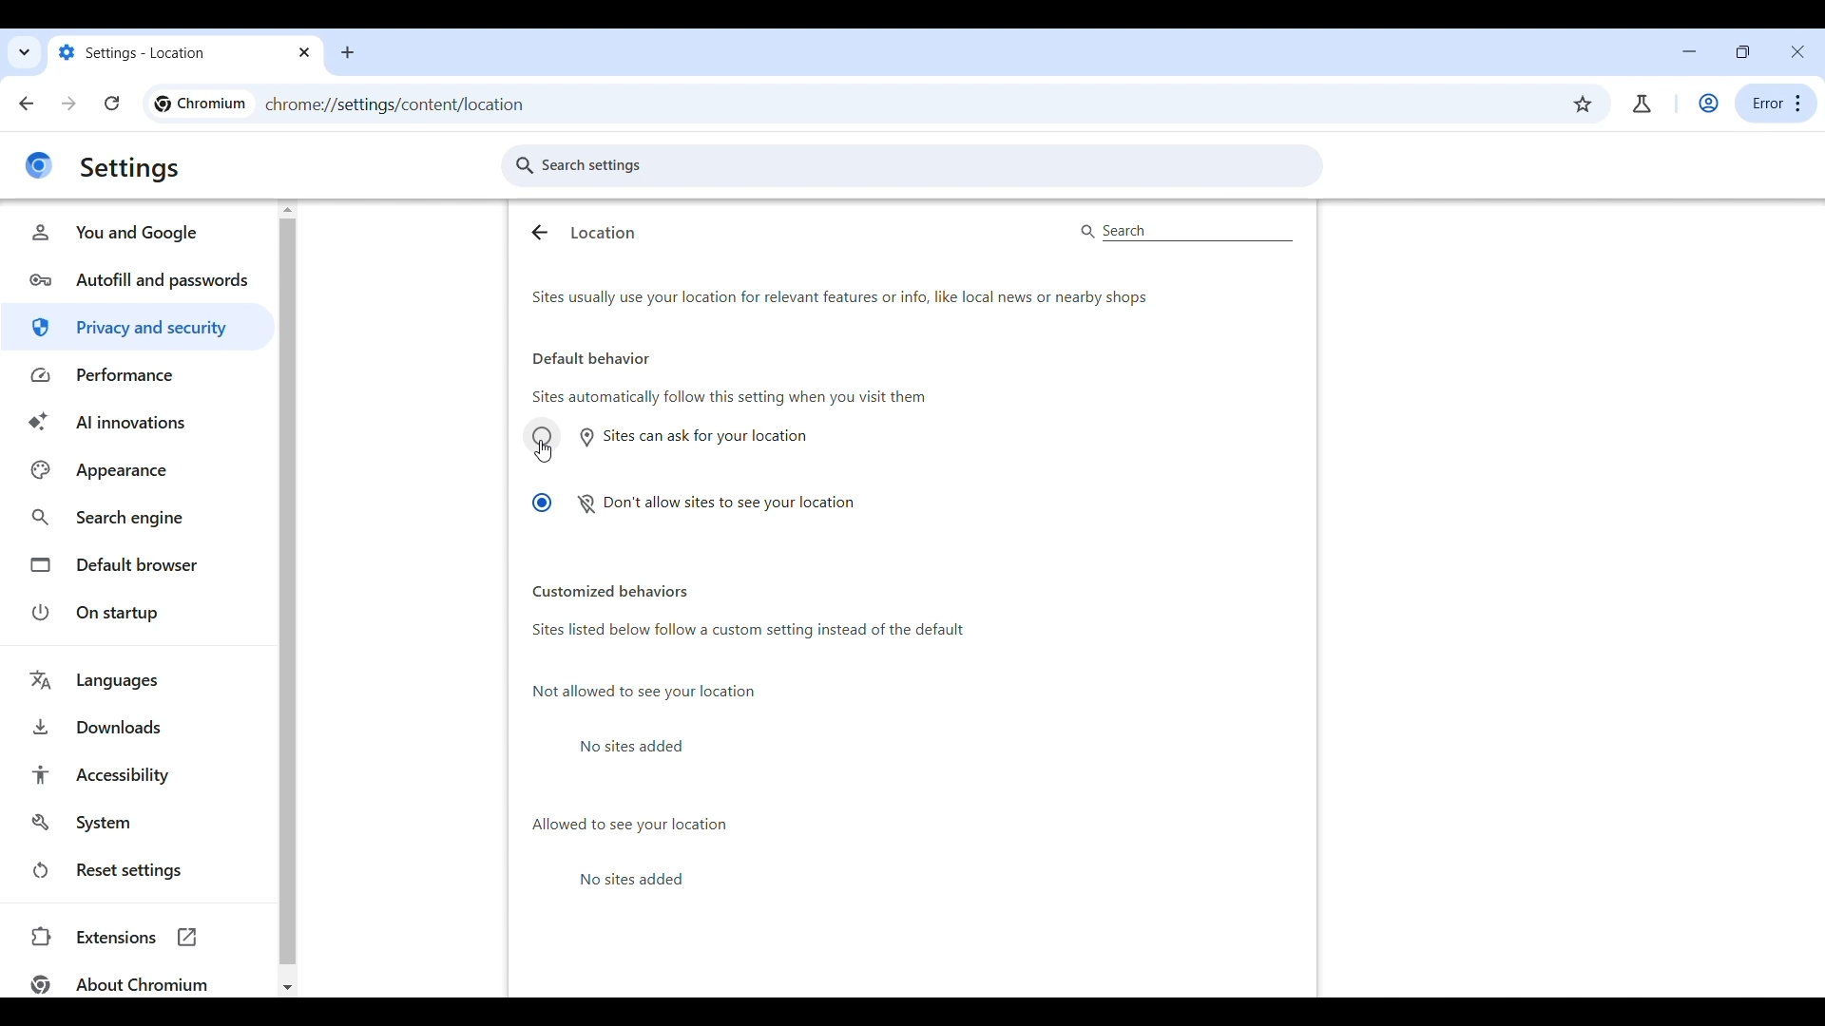 The height and width of the screenshot is (1026, 1825). Describe the element at coordinates (287, 207) in the screenshot. I see `quick slide to top` at that location.